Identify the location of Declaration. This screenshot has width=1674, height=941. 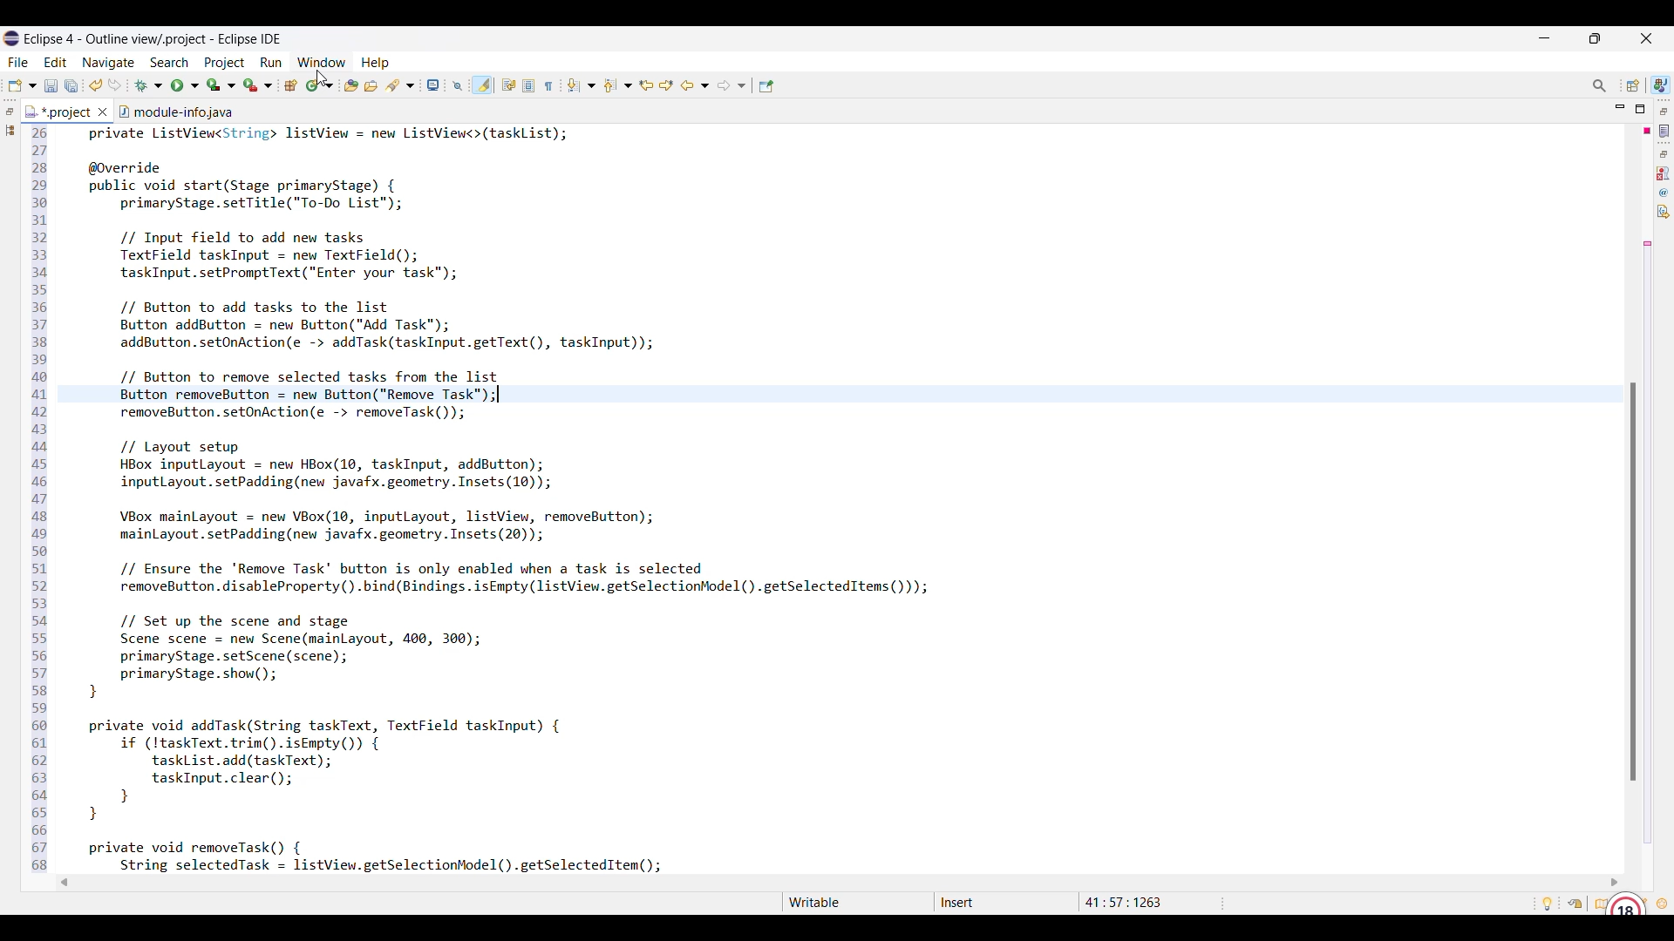
(1664, 212).